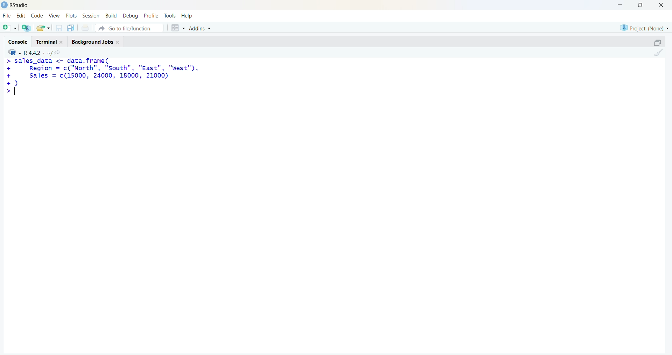  Describe the element at coordinates (90, 15) in the screenshot. I see `Session` at that location.